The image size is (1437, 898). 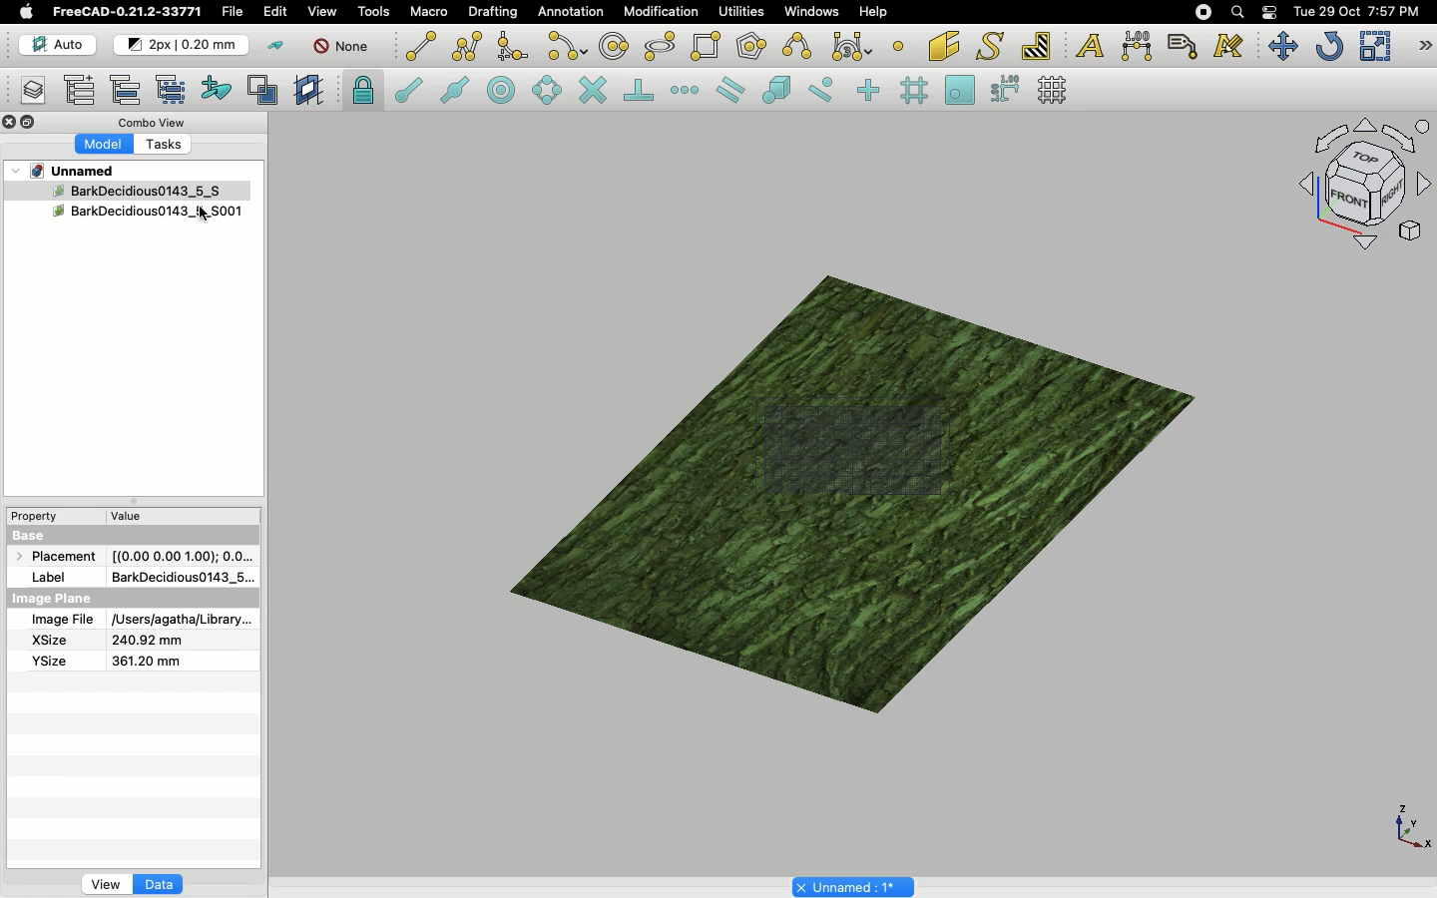 What do you see at coordinates (1006, 90) in the screenshot?
I see `Snap dimensions` at bounding box center [1006, 90].